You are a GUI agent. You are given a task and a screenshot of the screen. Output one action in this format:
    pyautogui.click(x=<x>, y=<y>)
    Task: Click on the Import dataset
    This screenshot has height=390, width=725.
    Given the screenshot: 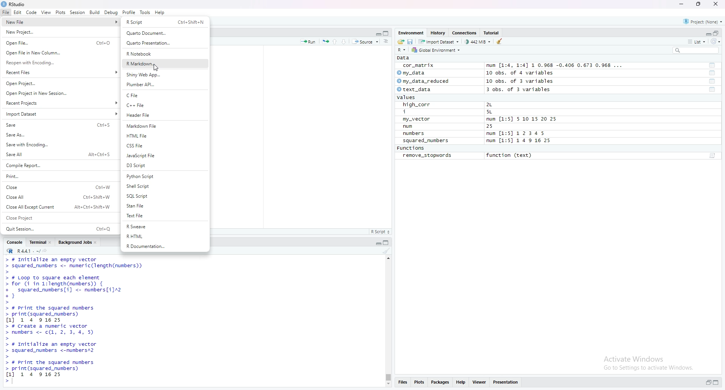 What is the action you would take?
    pyautogui.click(x=439, y=42)
    